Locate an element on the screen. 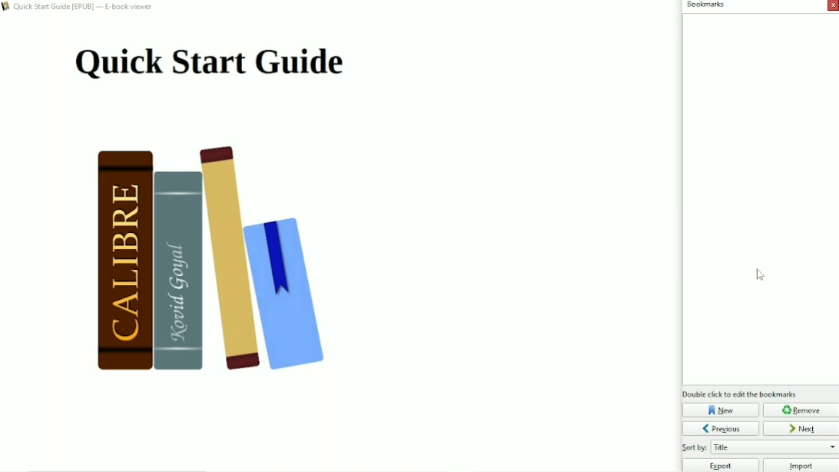 The height and width of the screenshot is (472, 839). Book is located at coordinates (223, 264).